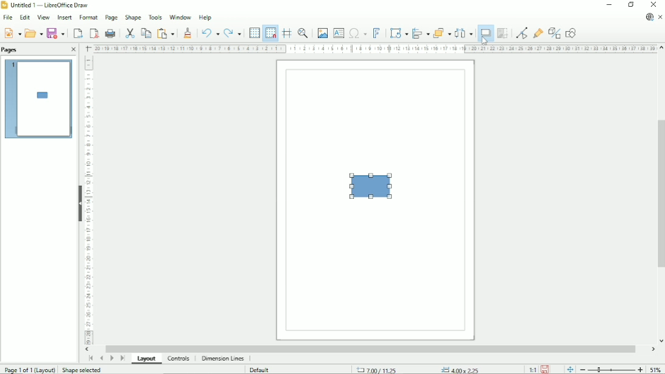 Image resolution: width=665 pixels, height=374 pixels. Describe the element at coordinates (12, 34) in the screenshot. I see `New` at that location.